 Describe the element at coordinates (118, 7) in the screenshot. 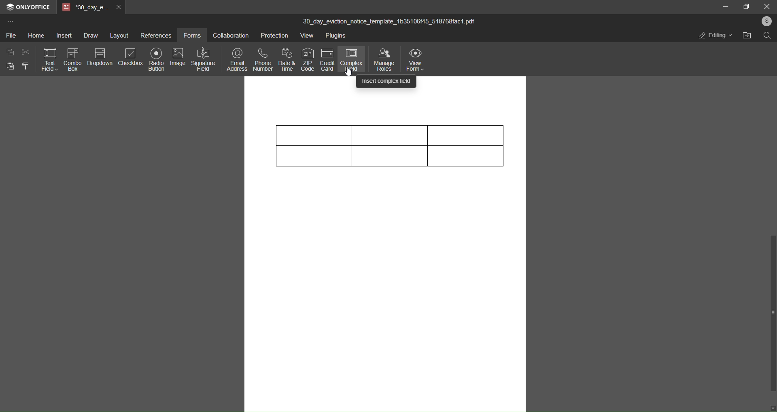

I see `close tab` at that location.